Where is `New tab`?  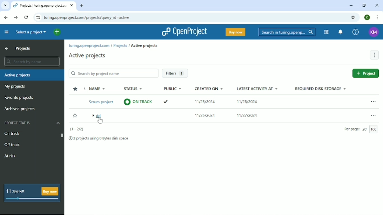 New tab is located at coordinates (82, 6).